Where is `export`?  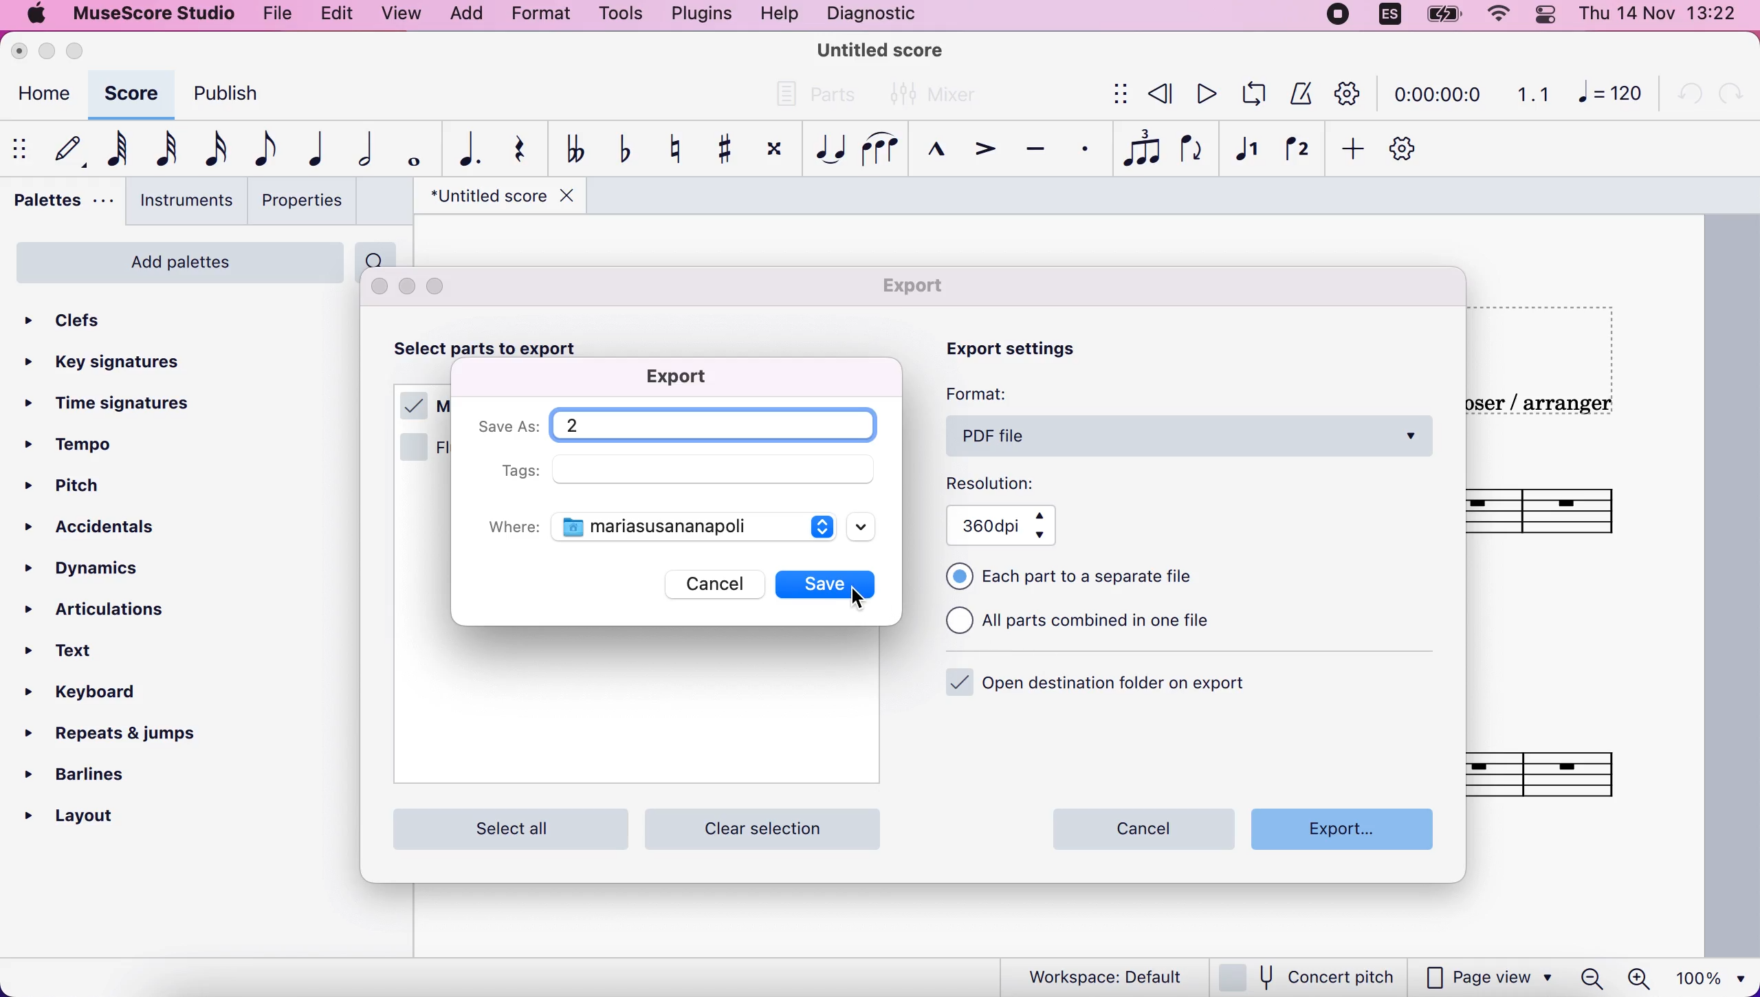 export is located at coordinates (672, 381).